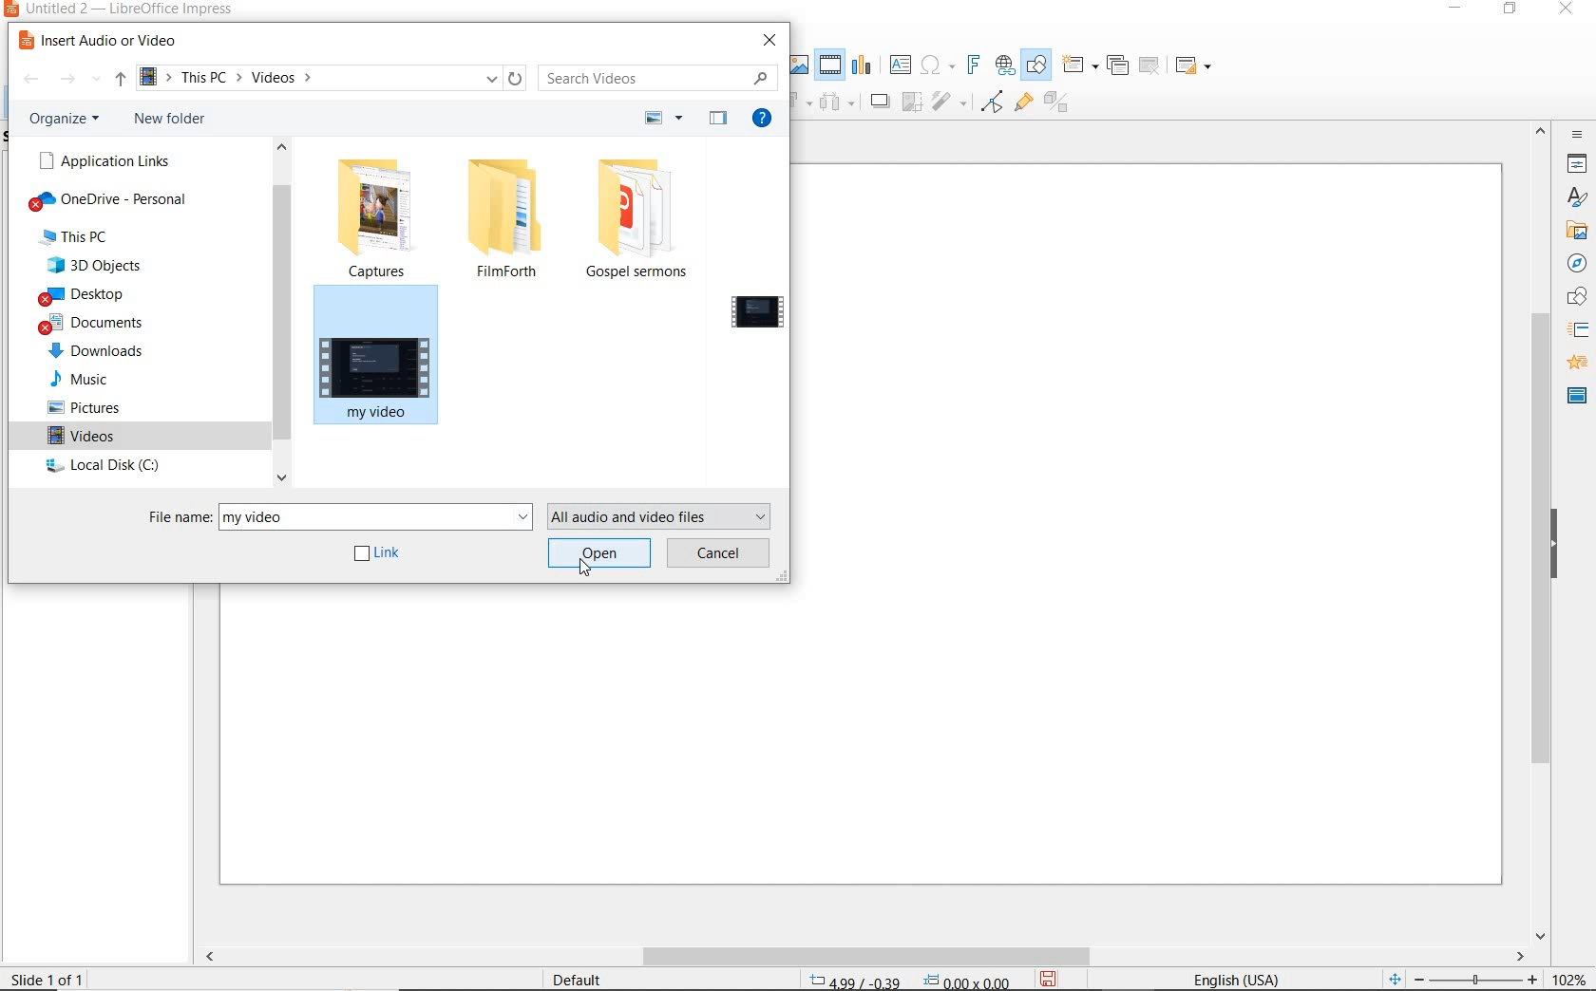  Describe the element at coordinates (1038, 65) in the screenshot. I see `SHOW DRAW FUNCTIONS` at that location.